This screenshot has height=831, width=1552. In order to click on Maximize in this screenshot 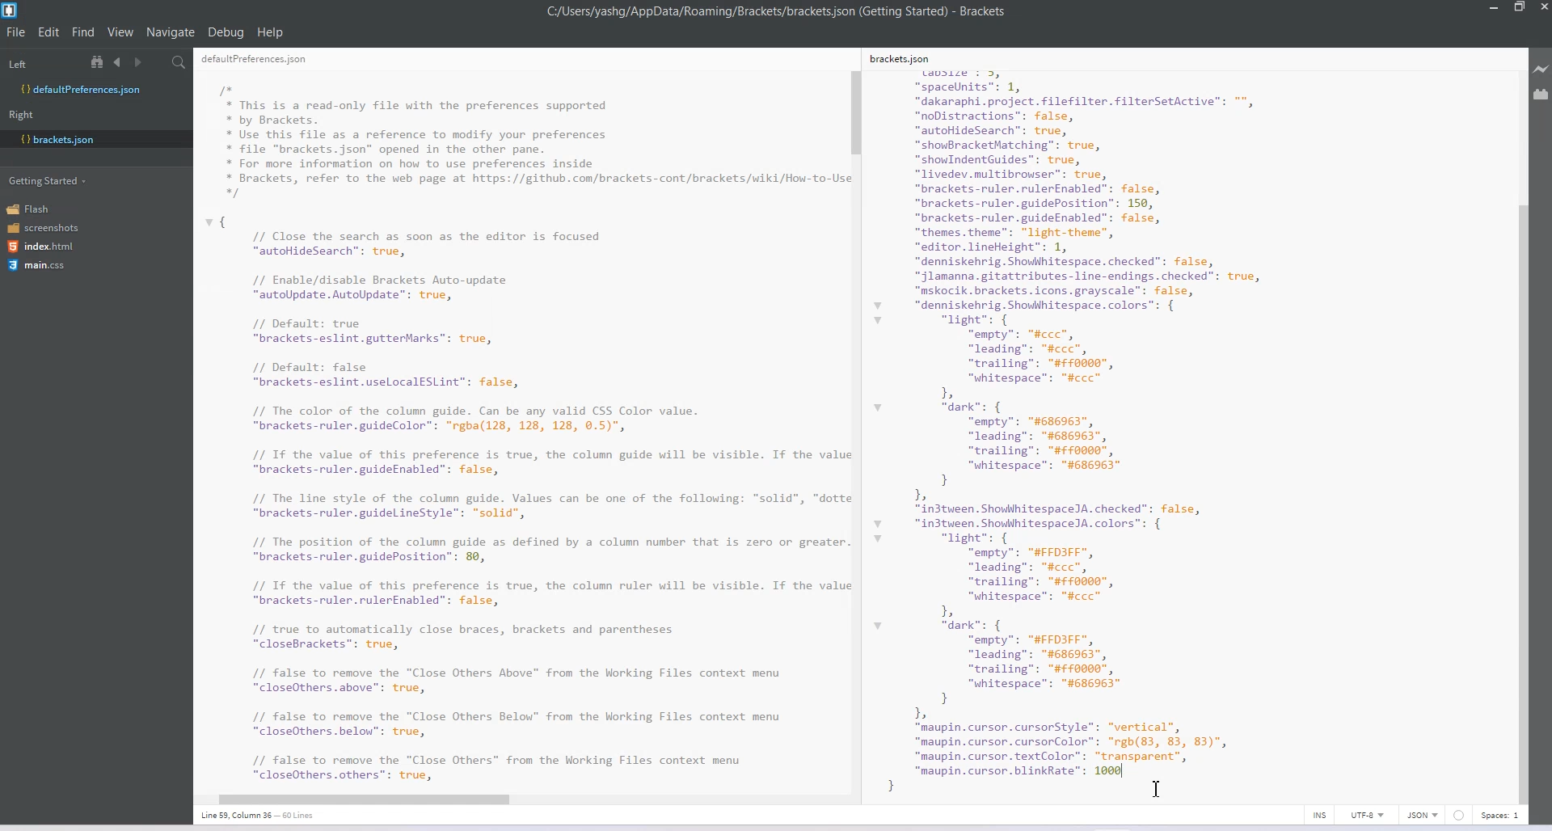, I will do `click(1519, 8)`.